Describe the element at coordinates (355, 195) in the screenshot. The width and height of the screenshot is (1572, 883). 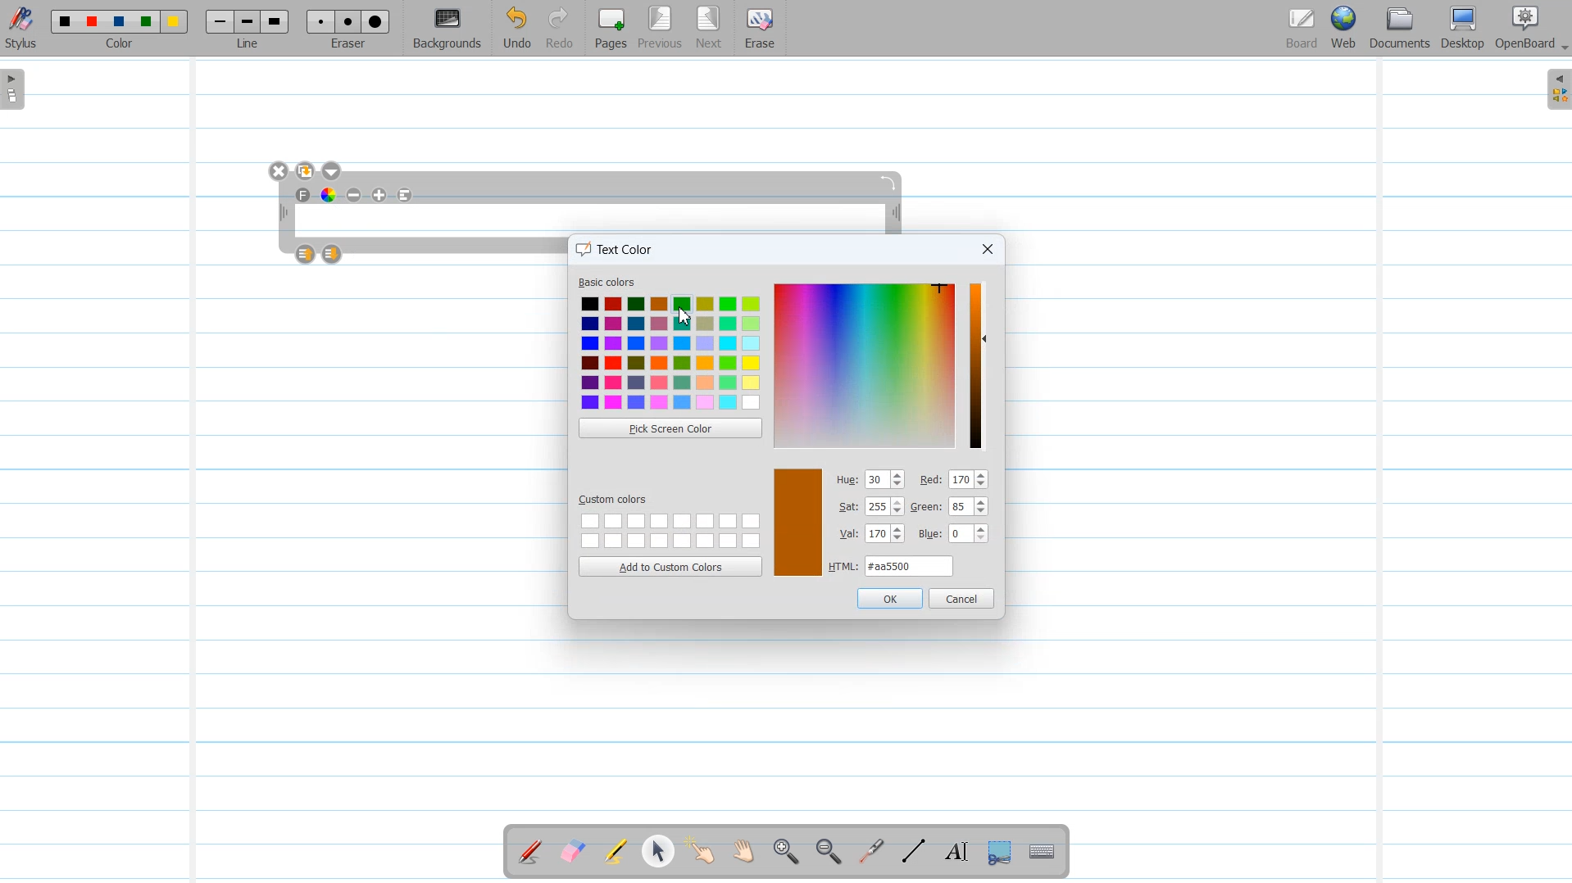
I see `Minimize text size` at that location.